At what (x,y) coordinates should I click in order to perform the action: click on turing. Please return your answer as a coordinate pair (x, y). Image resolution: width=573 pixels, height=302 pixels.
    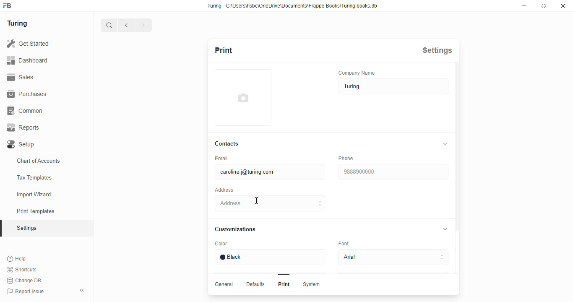
    Looking at the image, I should click on (394, 86).